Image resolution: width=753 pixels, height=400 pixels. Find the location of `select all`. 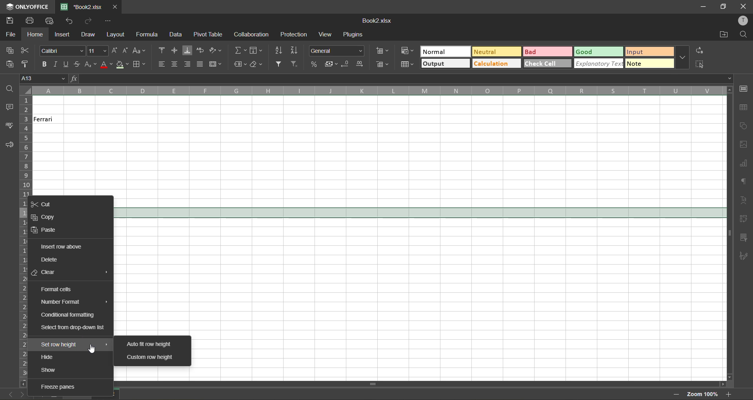

select all is located at coordinates (698, 64).